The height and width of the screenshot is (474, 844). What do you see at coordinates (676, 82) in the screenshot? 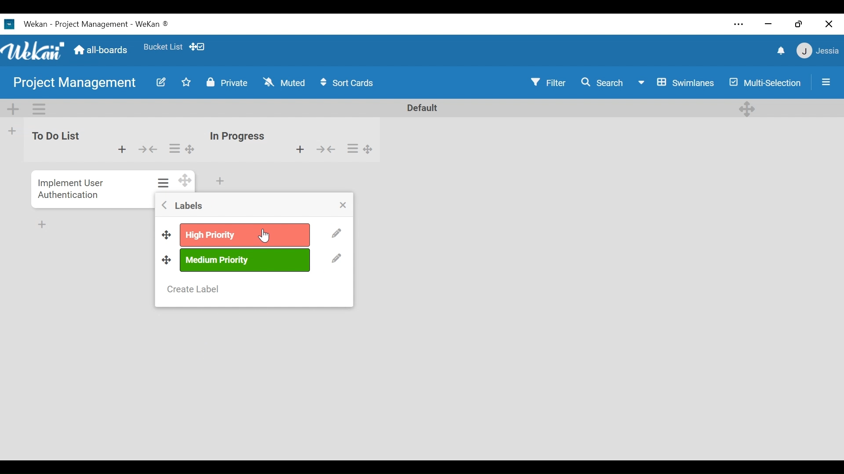
I see `Swimlanes` at bounding box center [676, 82].